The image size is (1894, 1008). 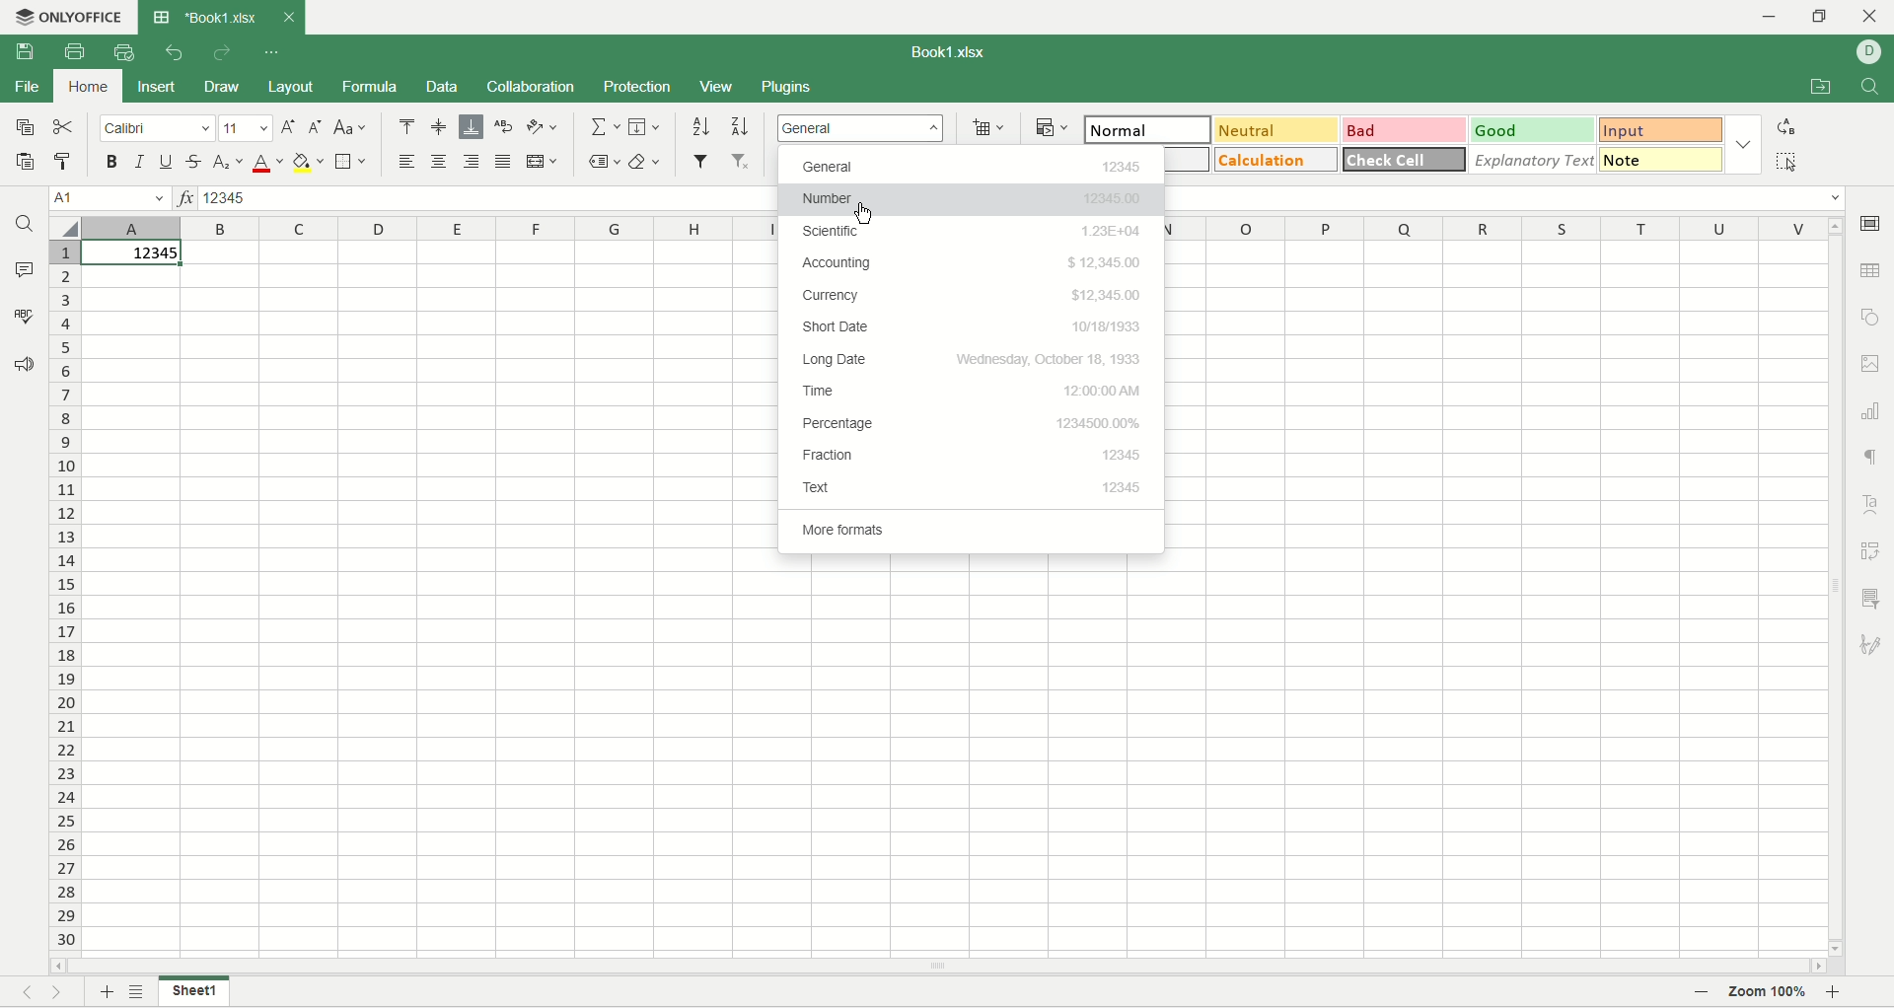 What do you see at coordinates (1871, 88) in the screenshot?
I see `find` at bounding box center [1871, 88].